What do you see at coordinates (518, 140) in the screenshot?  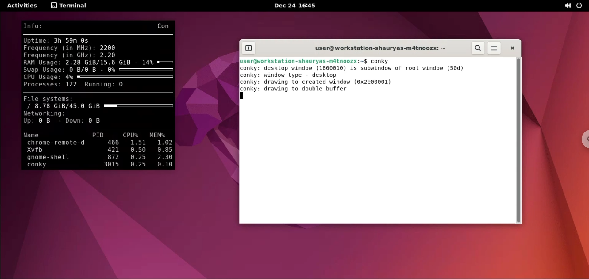 I see `scrollbar` at bounding box center [518, 140].